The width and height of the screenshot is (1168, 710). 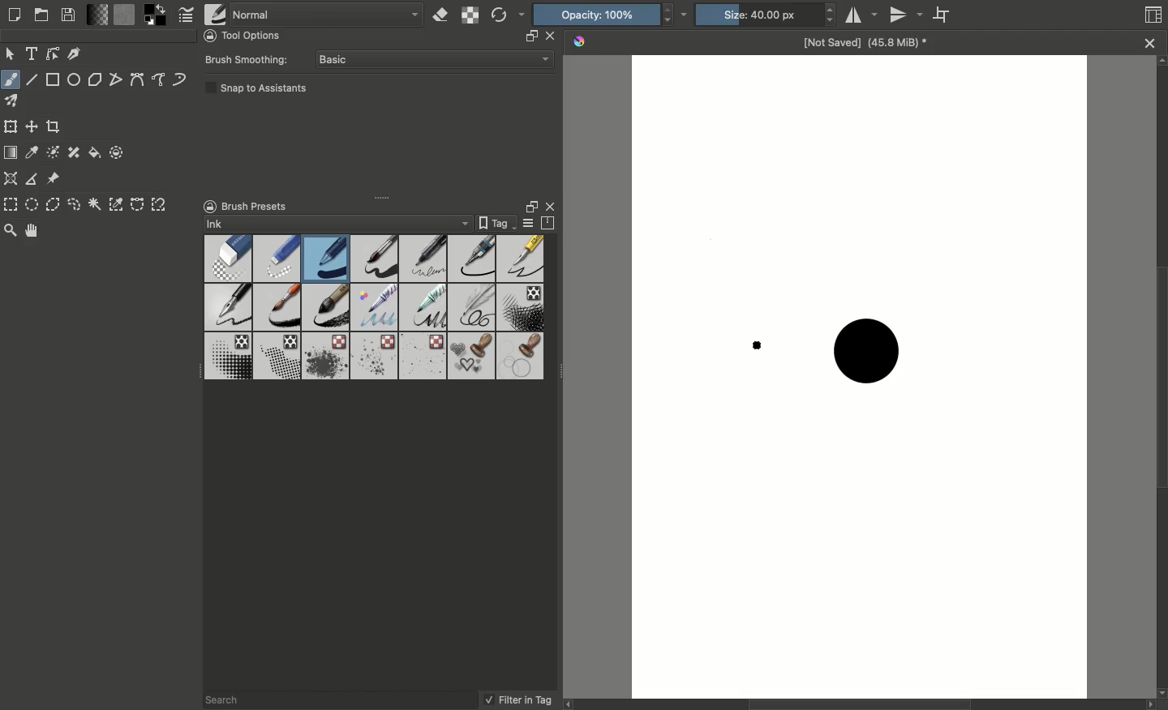 What do you see at coordinates (554, 206) in the screenshot?
I see `Close` at bounding box center [554, 206].